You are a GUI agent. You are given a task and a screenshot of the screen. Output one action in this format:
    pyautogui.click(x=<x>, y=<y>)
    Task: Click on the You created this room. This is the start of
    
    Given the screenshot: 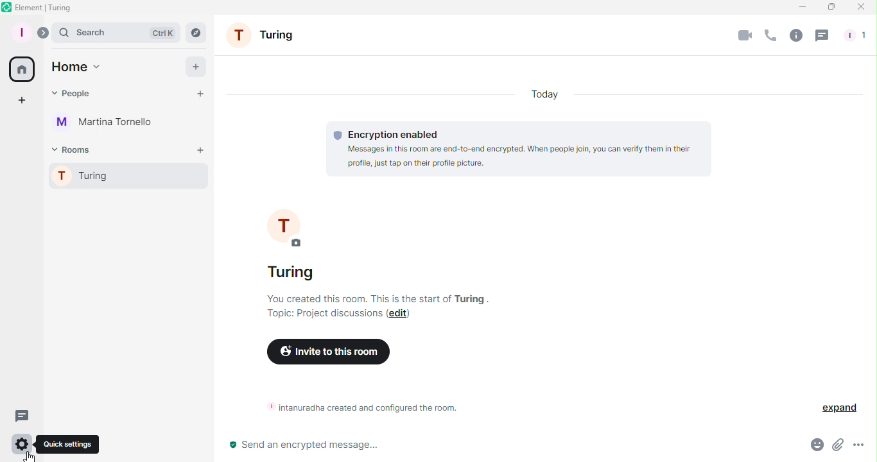 What is the action you would take?
    pyautogui.click(x=359, y=298)
    